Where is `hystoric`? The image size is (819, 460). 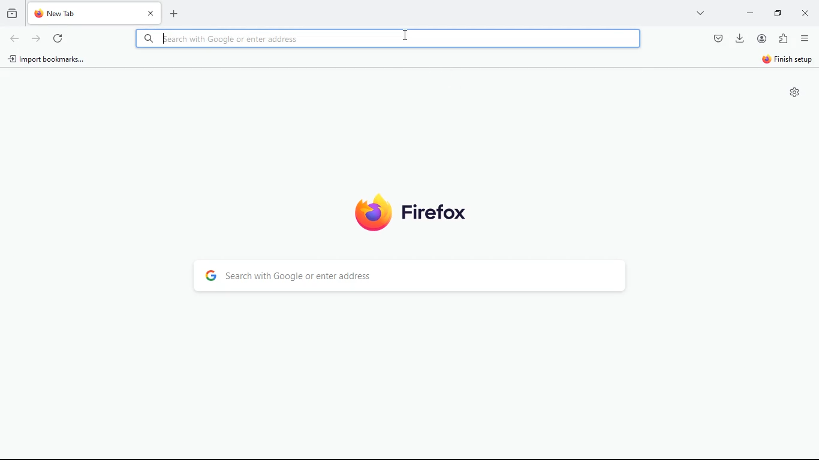
hystoric is located at coordinates (13, 12).